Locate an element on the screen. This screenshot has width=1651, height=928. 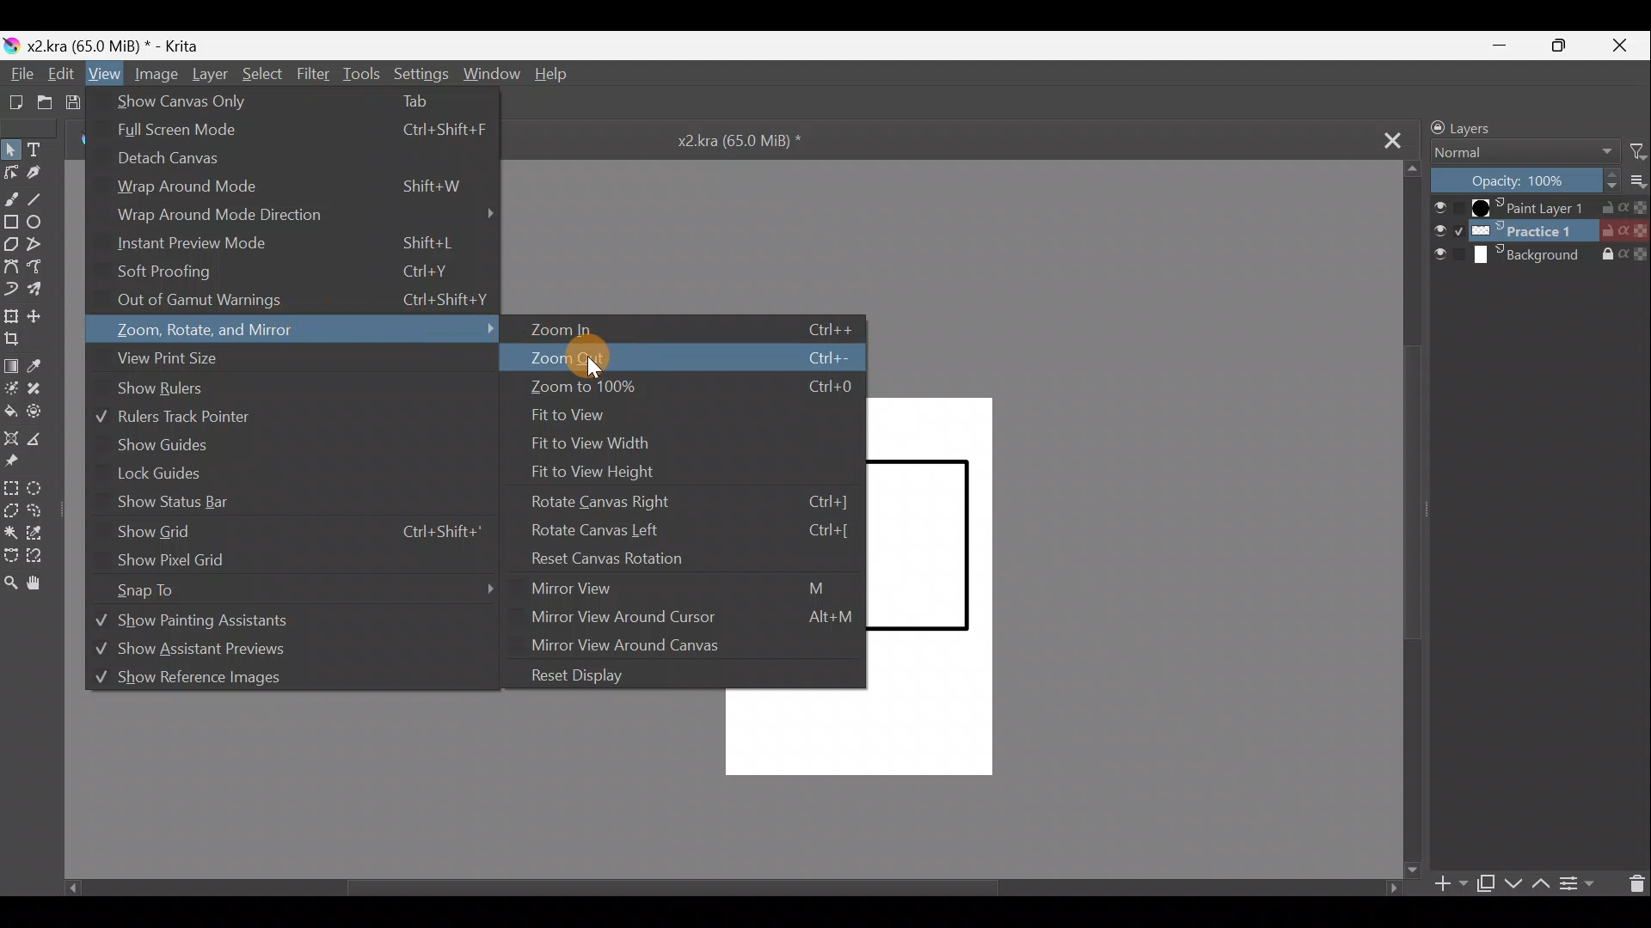
Background is located at coordinates (1541, 255).